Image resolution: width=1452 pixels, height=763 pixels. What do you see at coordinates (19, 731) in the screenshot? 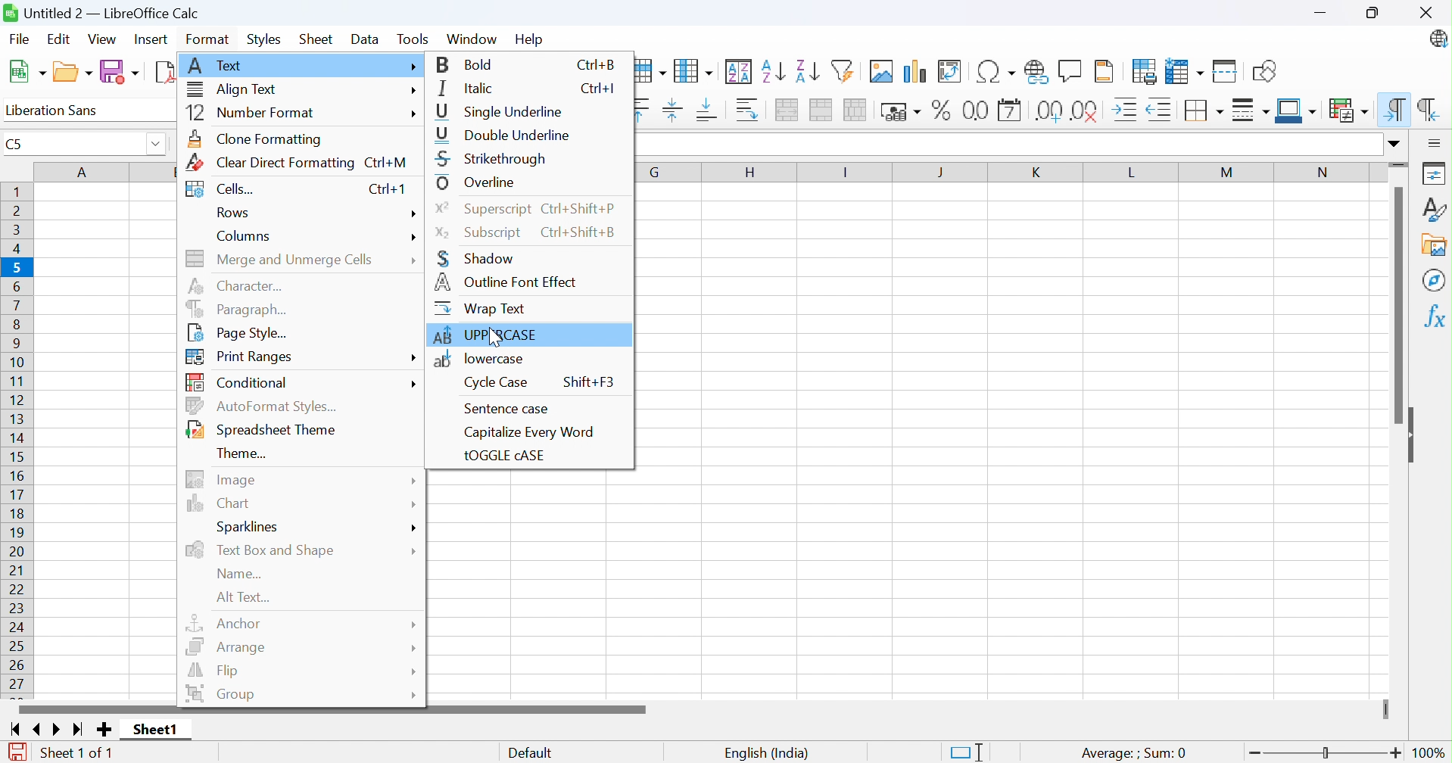
I see `Scroll to first sheet` at bounding box center [19, 731].